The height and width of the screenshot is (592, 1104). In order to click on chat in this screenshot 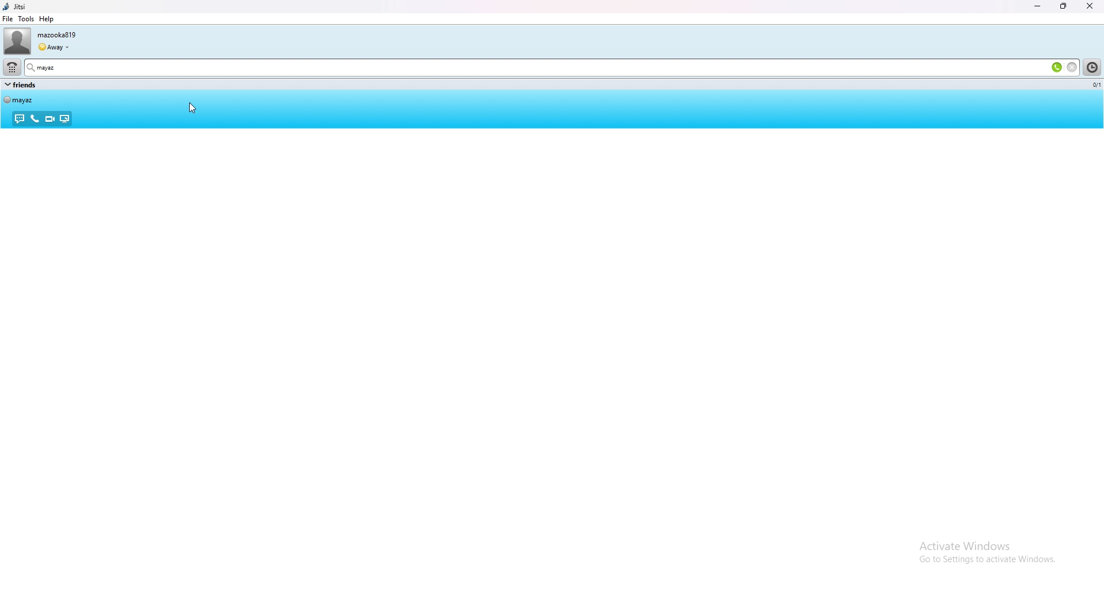, I will do `click(19, 120)`.